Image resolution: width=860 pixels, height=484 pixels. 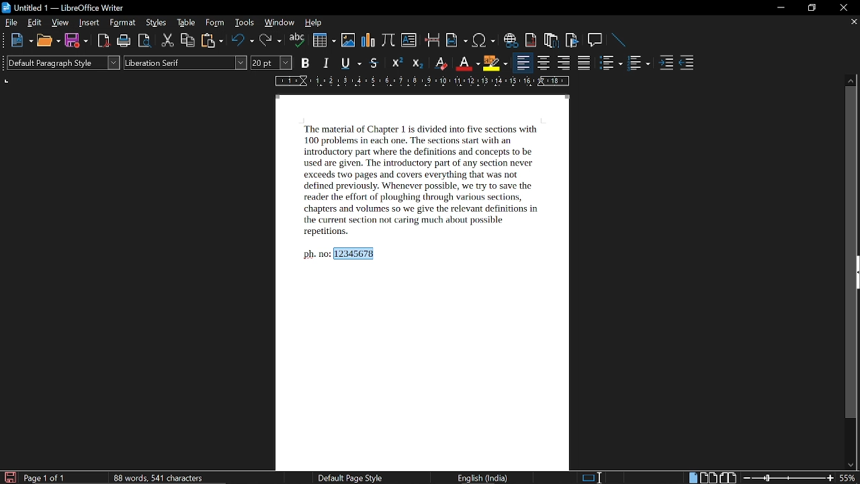 What do you see at coordinates (466, 64) in the screenshot?
I see `font color` at bounding box center [466, 64].